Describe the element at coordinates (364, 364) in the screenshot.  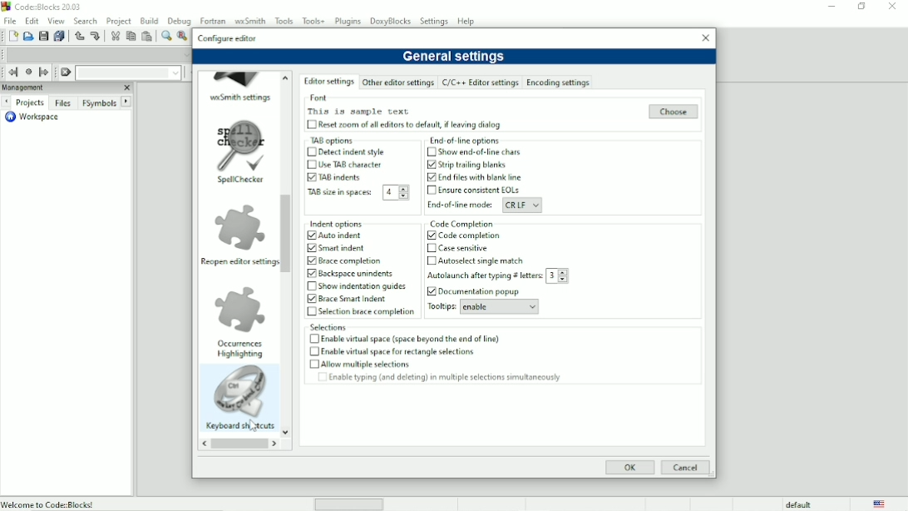
I see `Allow multiple selections` at that location.